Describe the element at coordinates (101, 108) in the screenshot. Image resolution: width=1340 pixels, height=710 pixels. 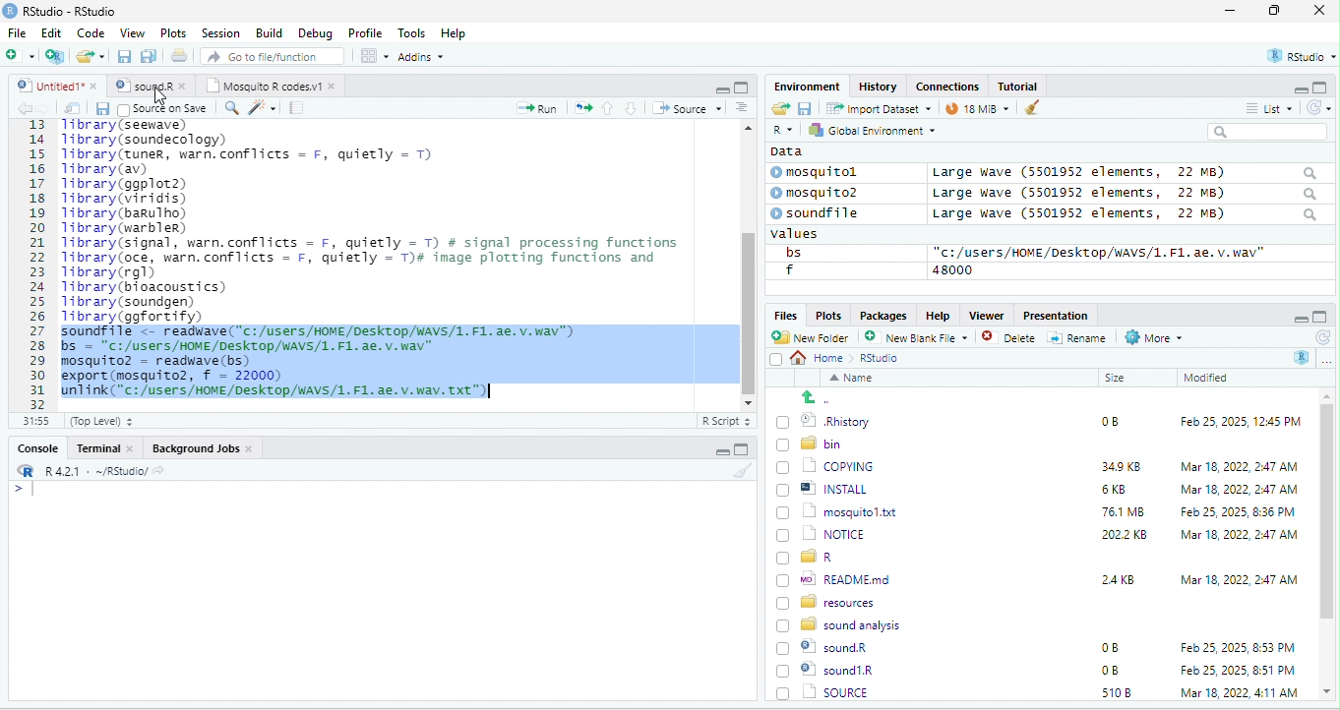
I see `save` at that location.